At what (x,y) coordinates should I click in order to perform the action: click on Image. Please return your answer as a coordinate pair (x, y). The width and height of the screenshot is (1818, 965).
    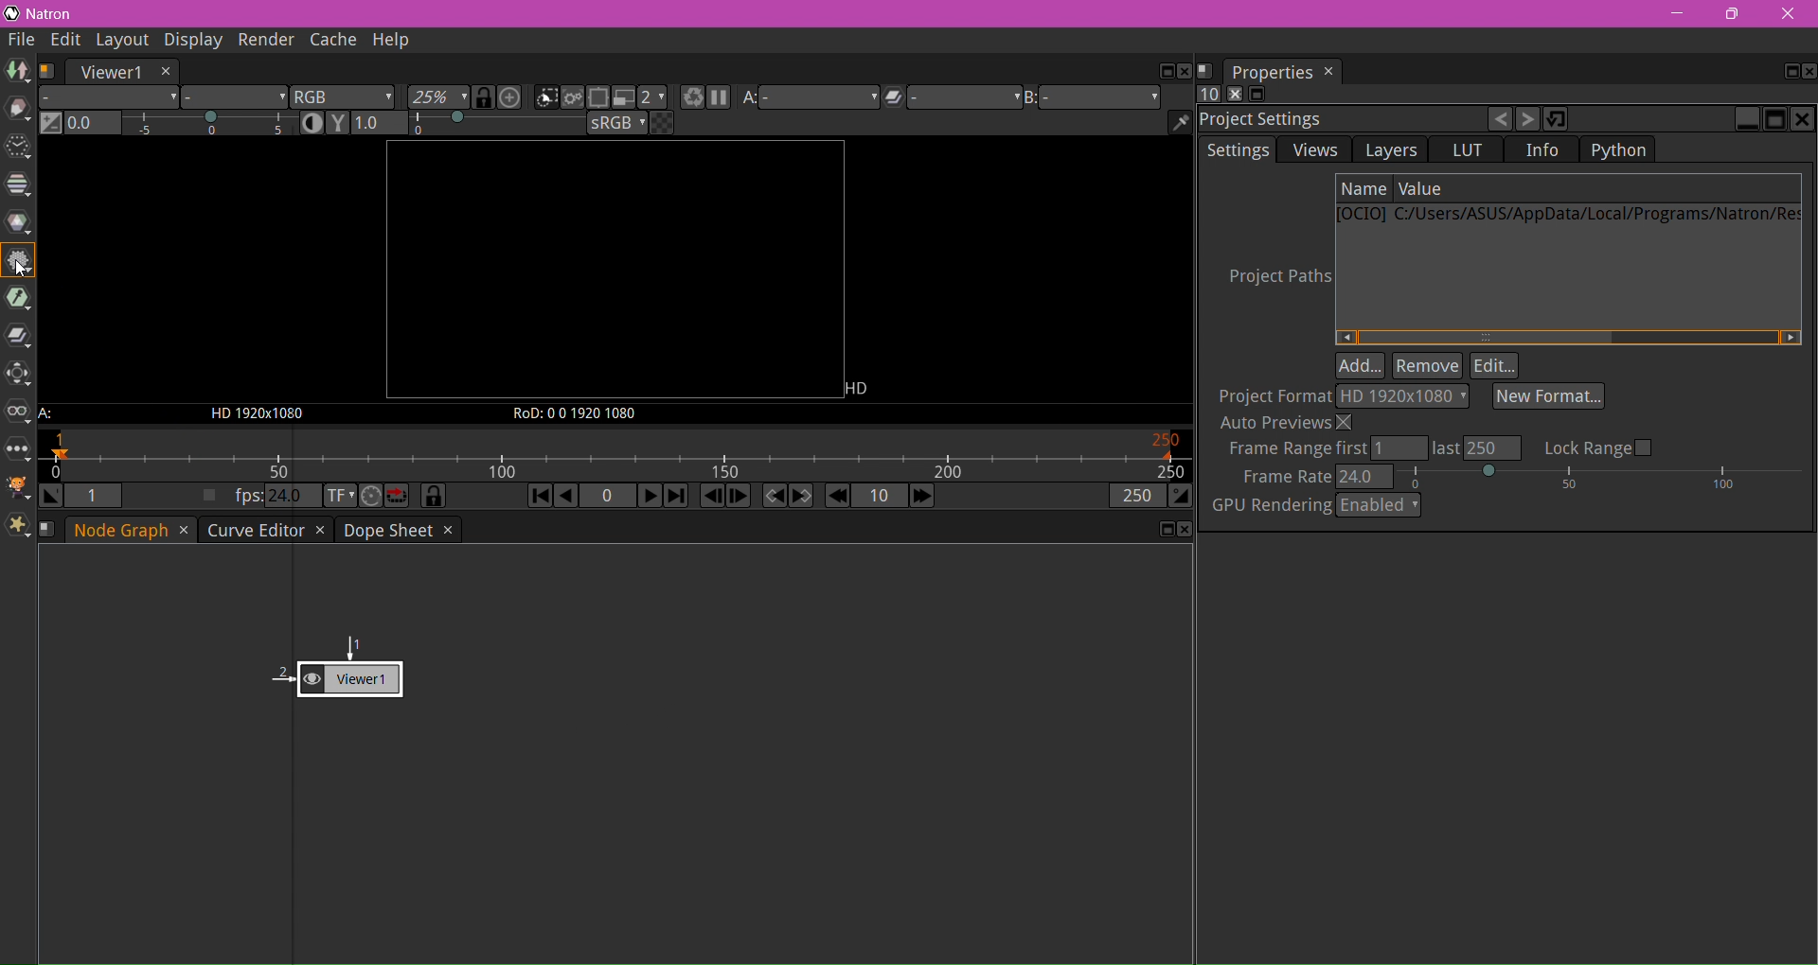
    Looking at the image, I should click on (17, 72).